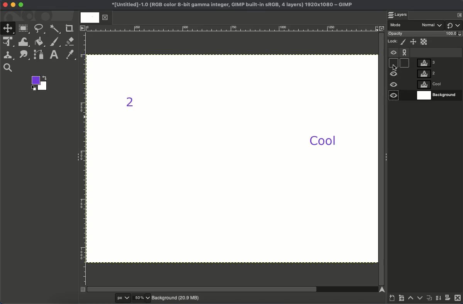 Image resolution: width=463 pixels, height=304 pixels. I want to click on Ruler, so click(232, 28).